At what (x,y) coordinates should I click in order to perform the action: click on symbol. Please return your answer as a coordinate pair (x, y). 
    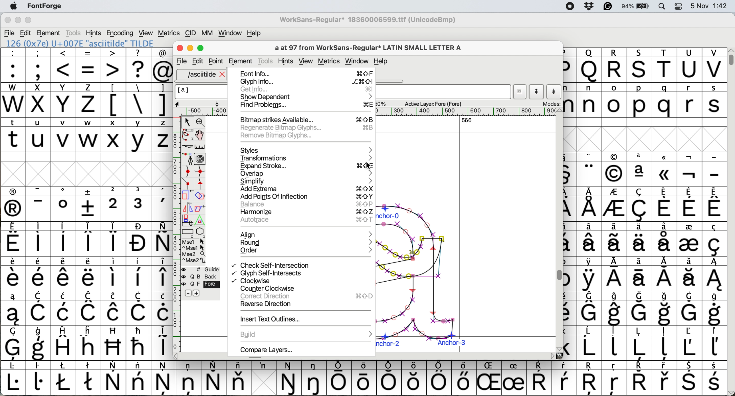
    Looking at the image, I should click on (189, 377).